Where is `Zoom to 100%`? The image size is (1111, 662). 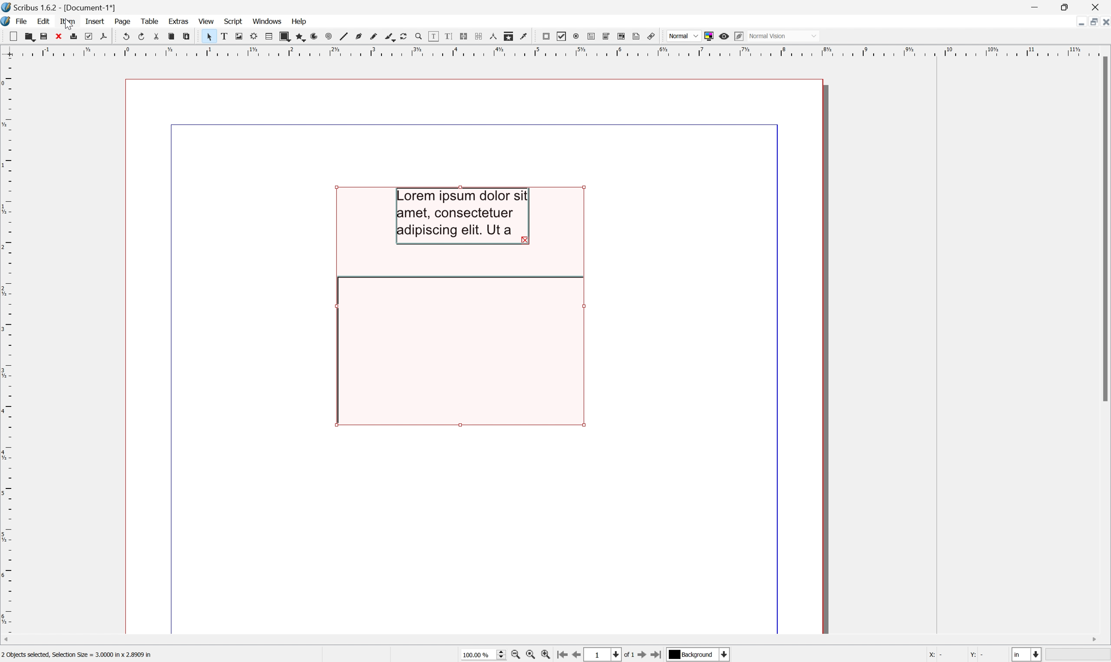 Zoom to 100% is located at coordinates (533, 655).